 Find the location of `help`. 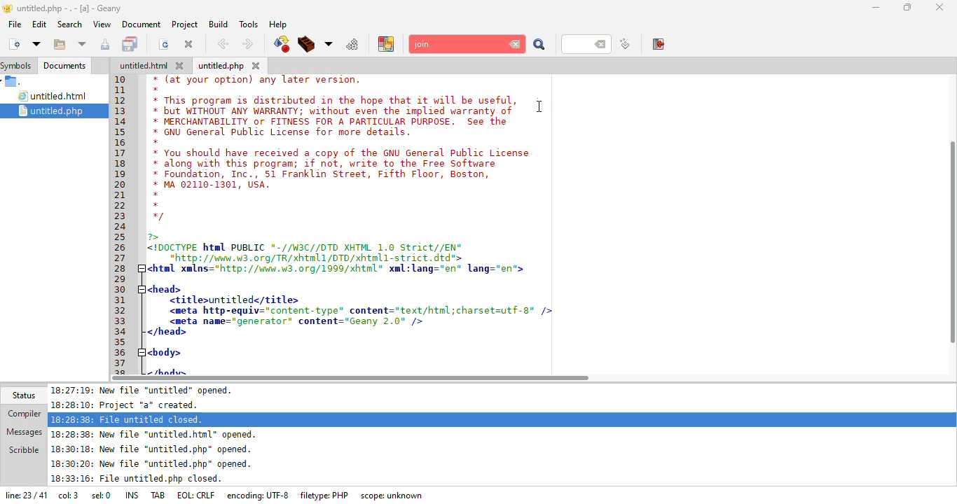

help is located at coordinates (277, 24).